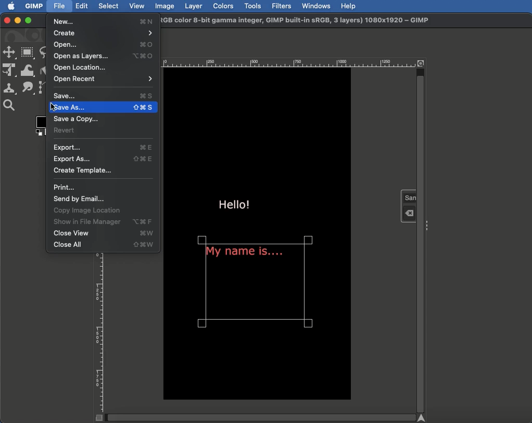  I want to click on Print, so click(64, 187).